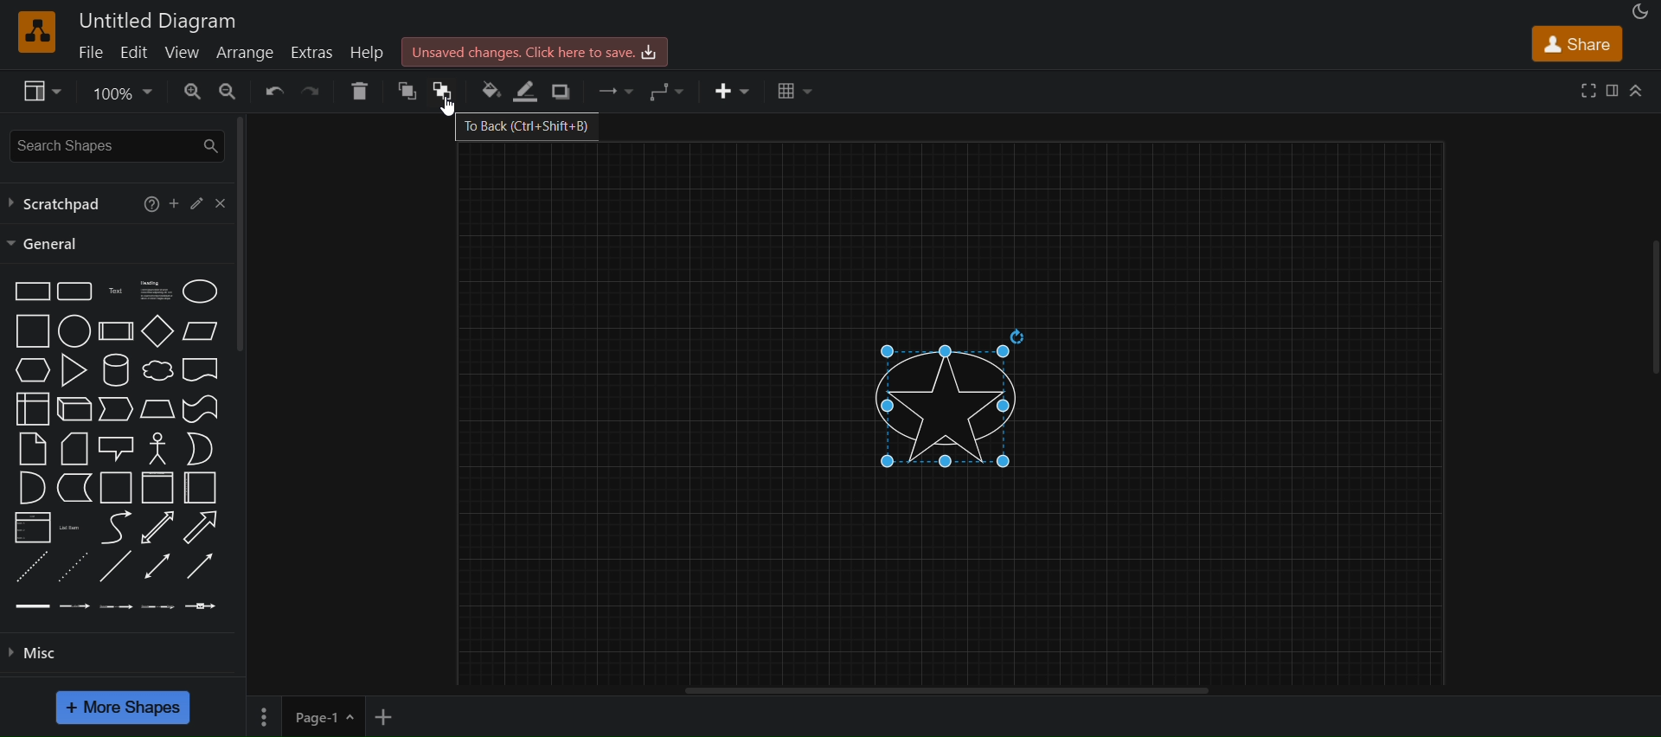 The width and height of the screenshot is (1661, 737). Describe the element at coordinates (203, 606) in the screenshot. I see `connetor with symbol` at that location.